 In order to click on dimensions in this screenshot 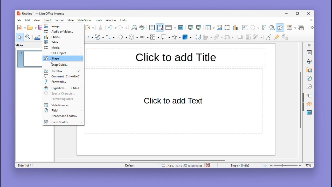, I will do `click(181, 165)`.